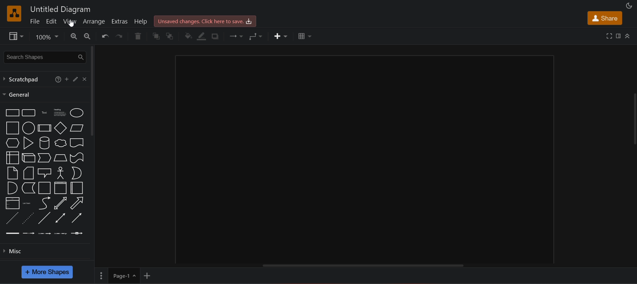 This screenshot has height=284, width=637. I want to click on cloud, so click(60, 143).